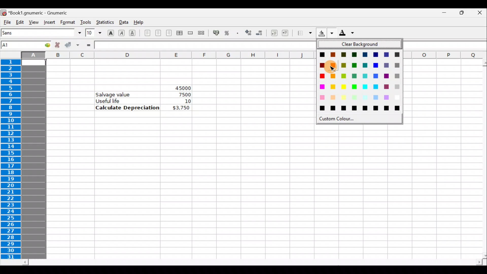 The width and height of the screenshot is (487, 274). Describe the element at coordinates (56, 45) in the screenshot. I see `Reject change` at that location.